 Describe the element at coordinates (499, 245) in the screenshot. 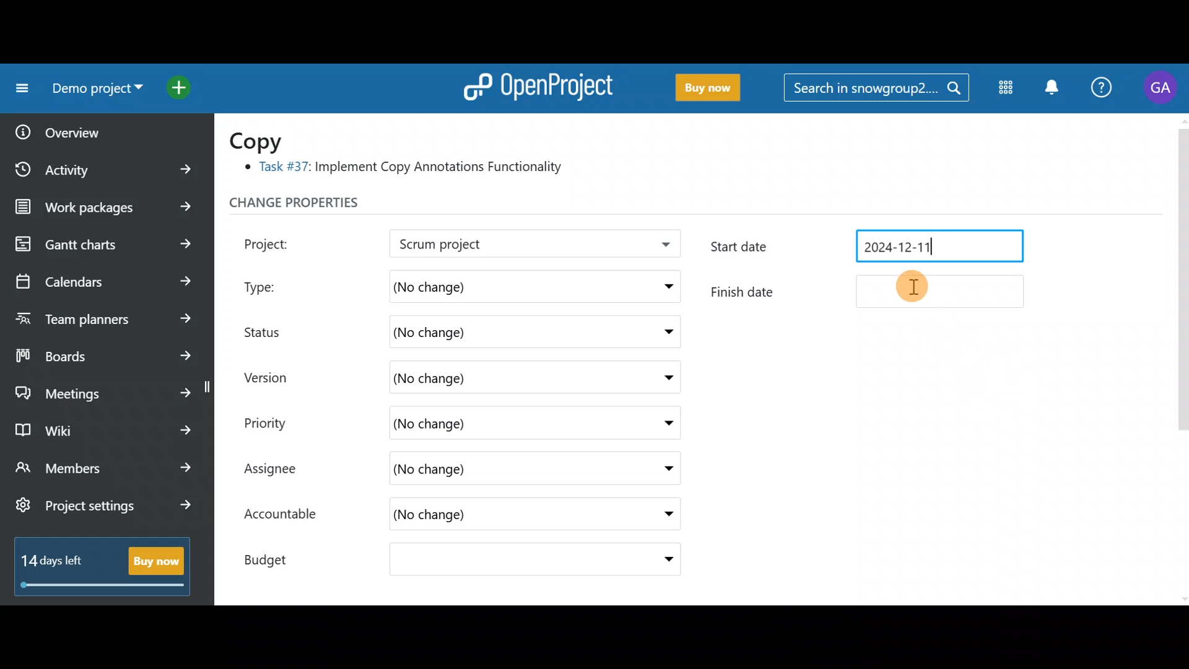

I see `Scrum project` at that location.